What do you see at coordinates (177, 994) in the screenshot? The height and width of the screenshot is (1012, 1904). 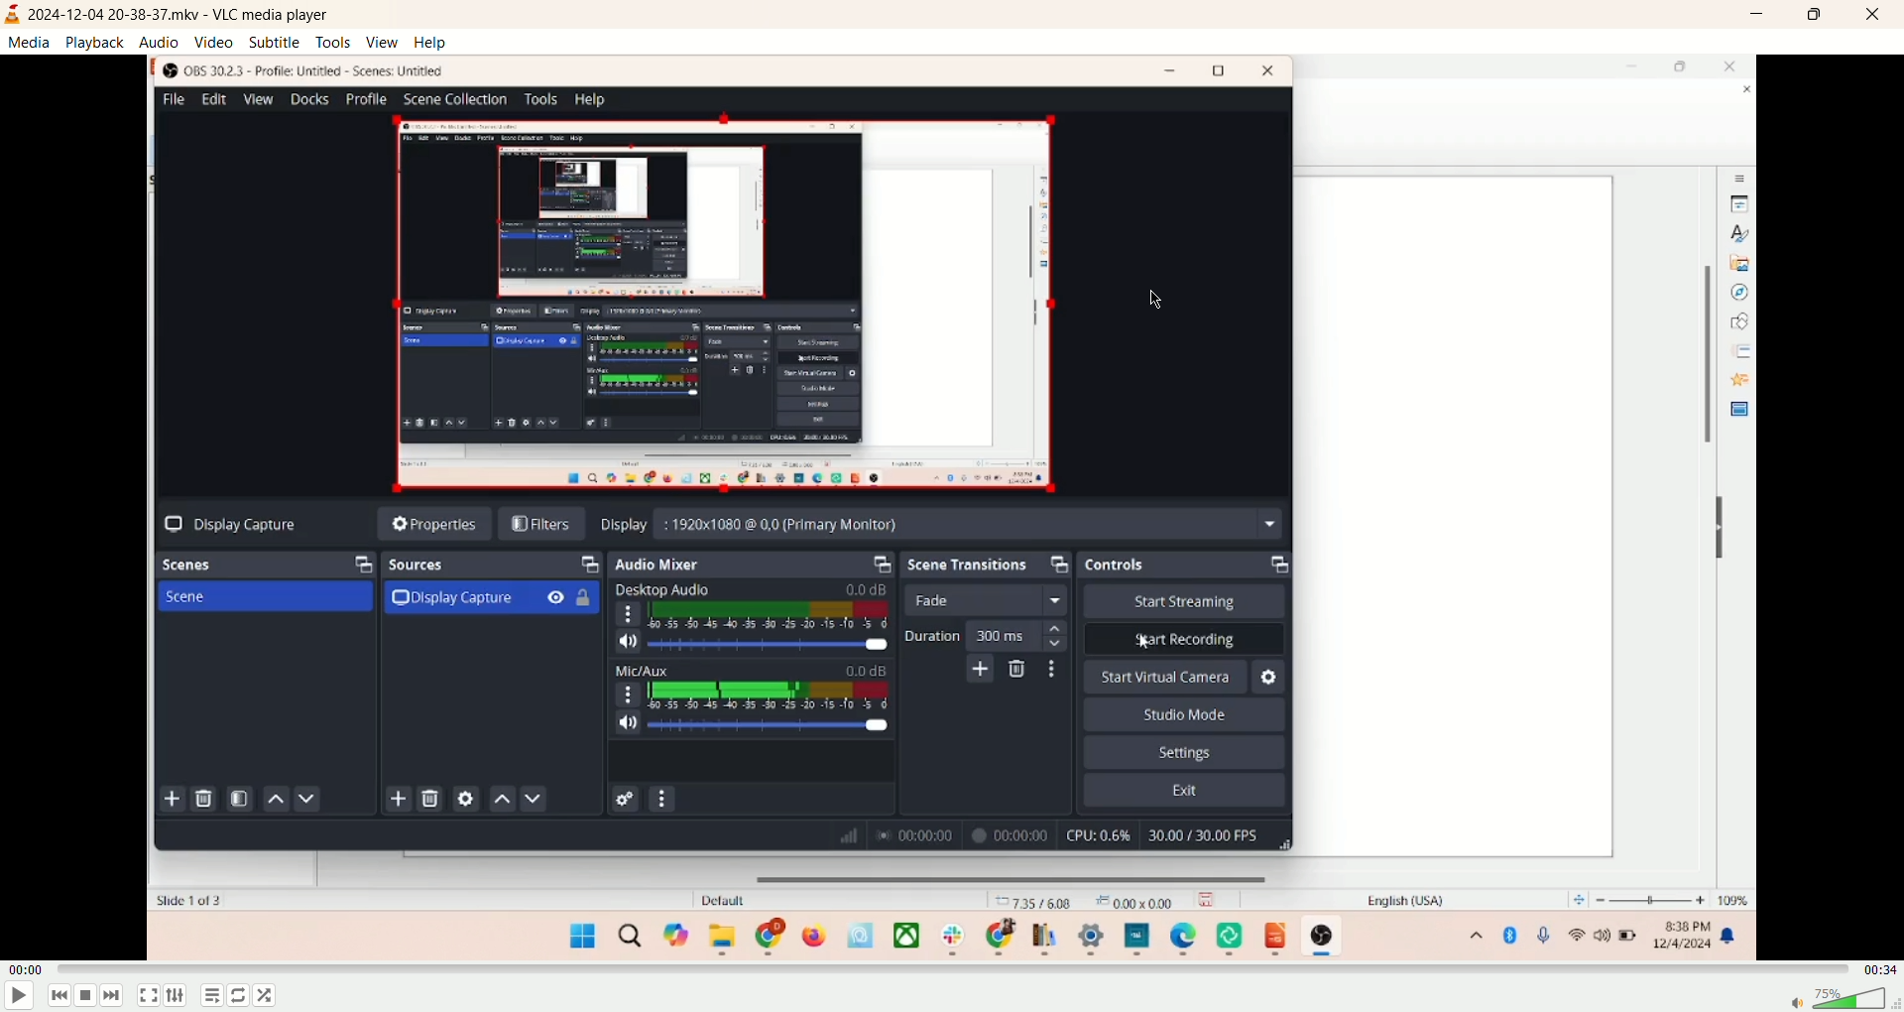 I see `extended settings` at bounding box center [177, 994].